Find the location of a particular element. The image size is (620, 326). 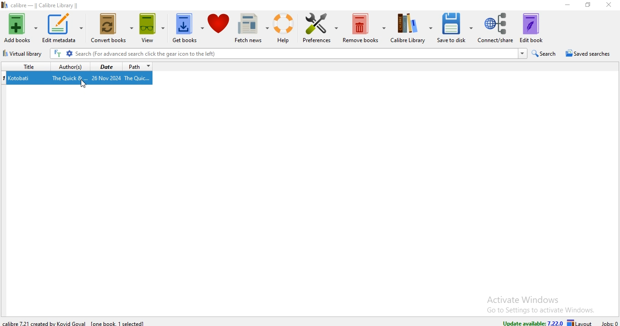

calibre 7.22.1 created by Kovid Goyal [one book 1 selected] is located at coordinates (76, 322).